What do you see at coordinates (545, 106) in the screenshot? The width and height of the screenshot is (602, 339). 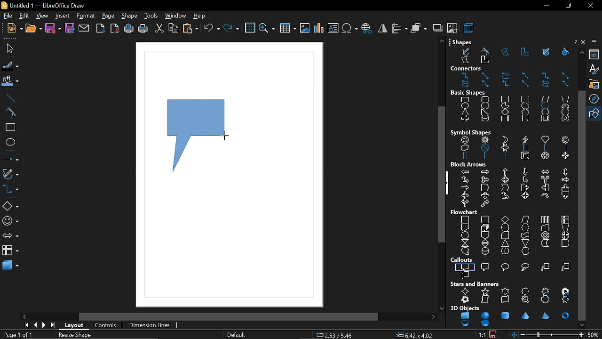 I see `arc` at bounding box center [545, 106].